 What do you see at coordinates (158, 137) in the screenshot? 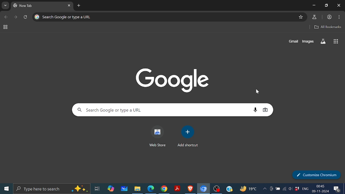
I see `Web store` at bounding box center [158, 137].